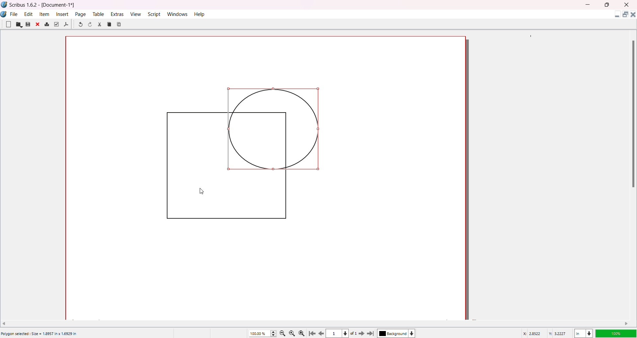 The image size is (637, 338). I want to click on Print, so click(47, 25).